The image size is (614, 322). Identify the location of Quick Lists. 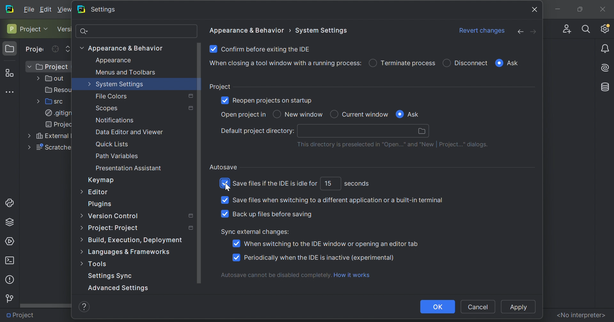
(113, 144).